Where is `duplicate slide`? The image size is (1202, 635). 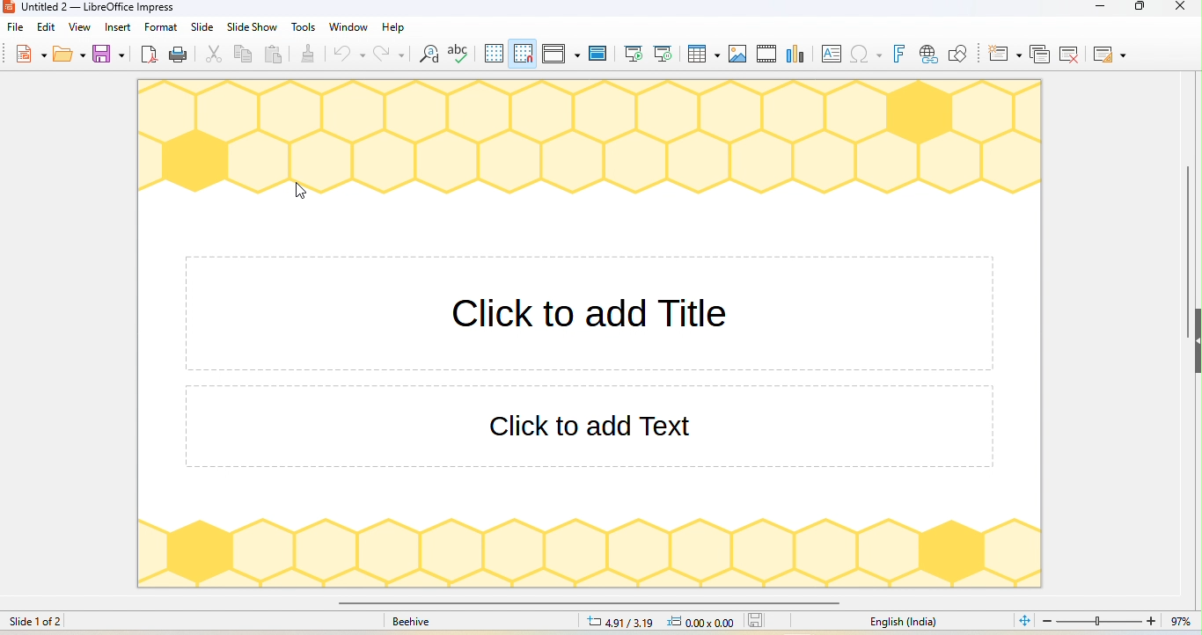 duplicate slide is located at coordinates (1041, 54).